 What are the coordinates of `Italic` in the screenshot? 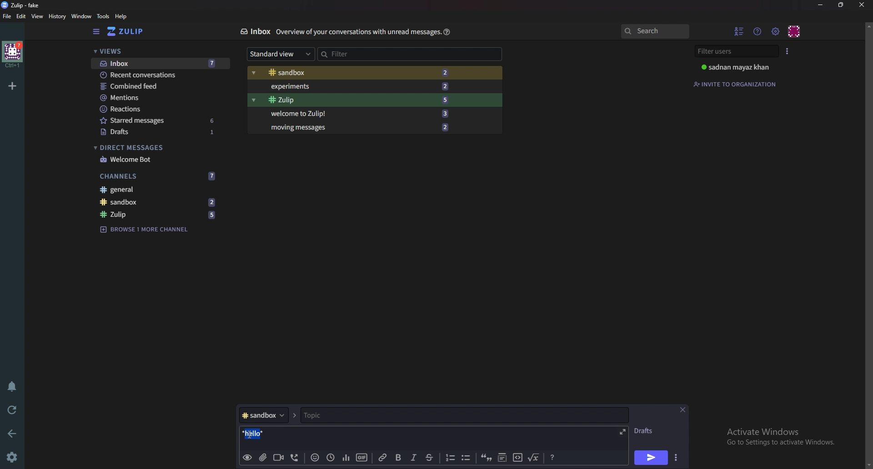 It's located at (414, 459).